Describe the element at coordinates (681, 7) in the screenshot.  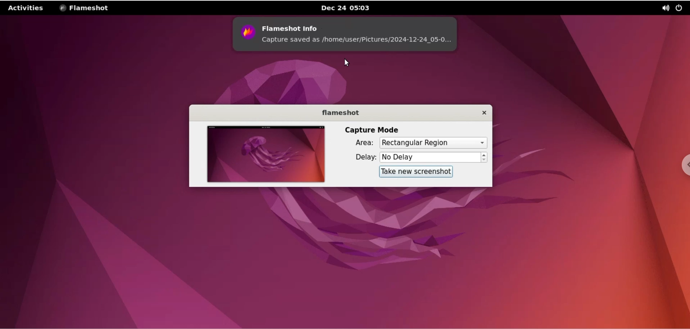
I see `power options` at that location.